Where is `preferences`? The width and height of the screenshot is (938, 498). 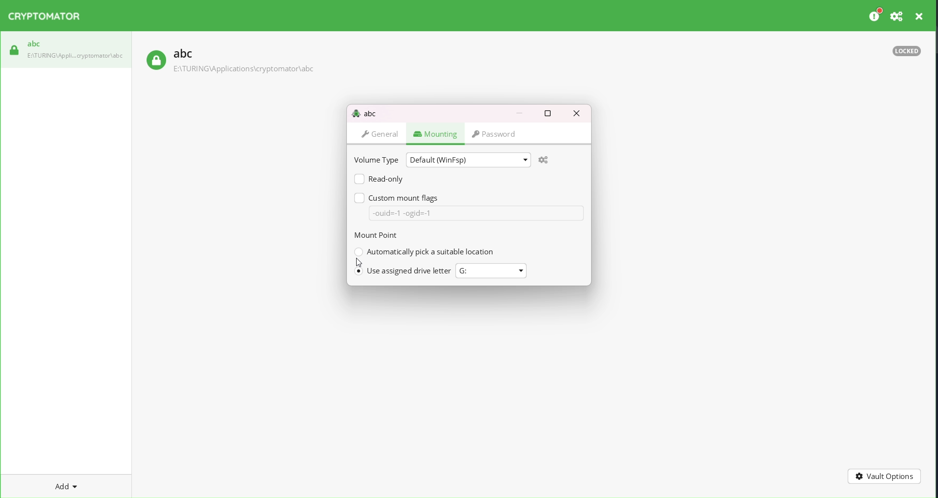
preferences is located at coordinates (874, 15).